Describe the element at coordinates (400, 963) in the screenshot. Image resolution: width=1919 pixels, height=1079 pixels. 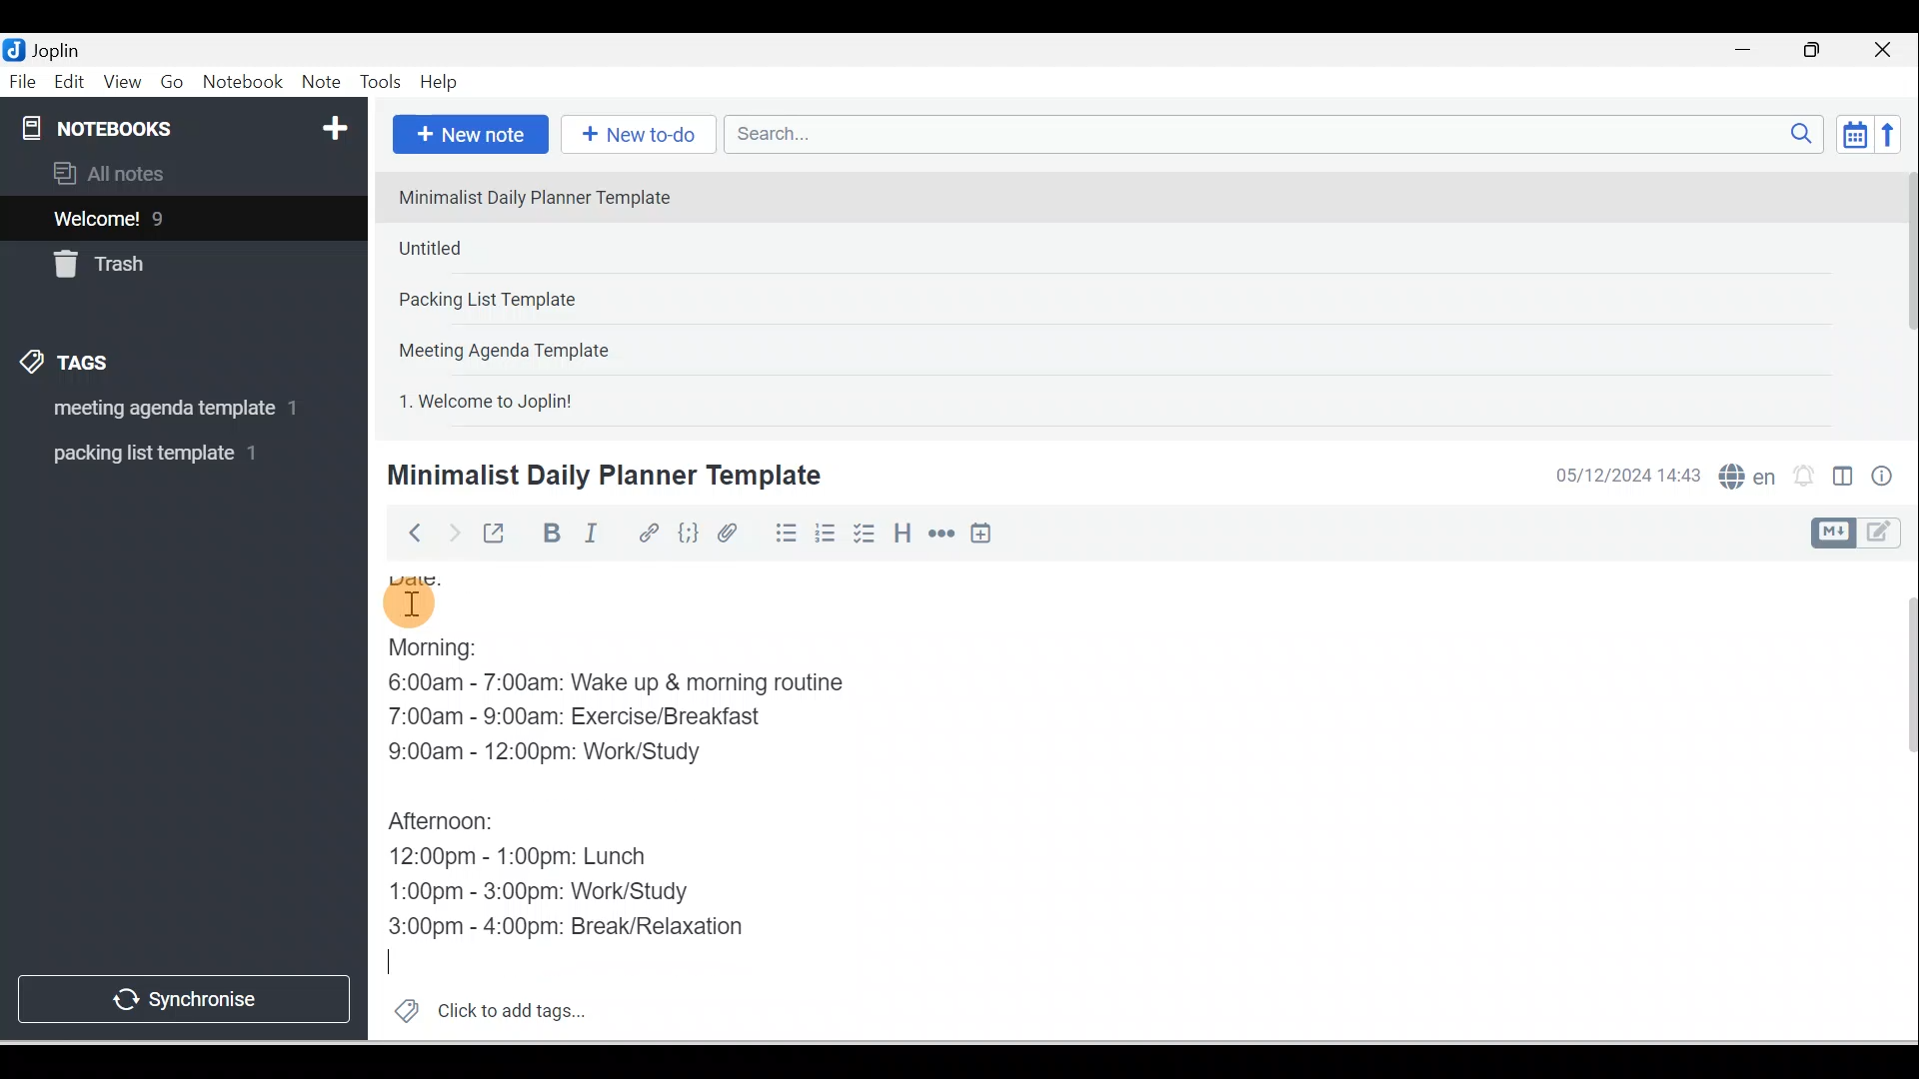
I see `Cursor` at that location.